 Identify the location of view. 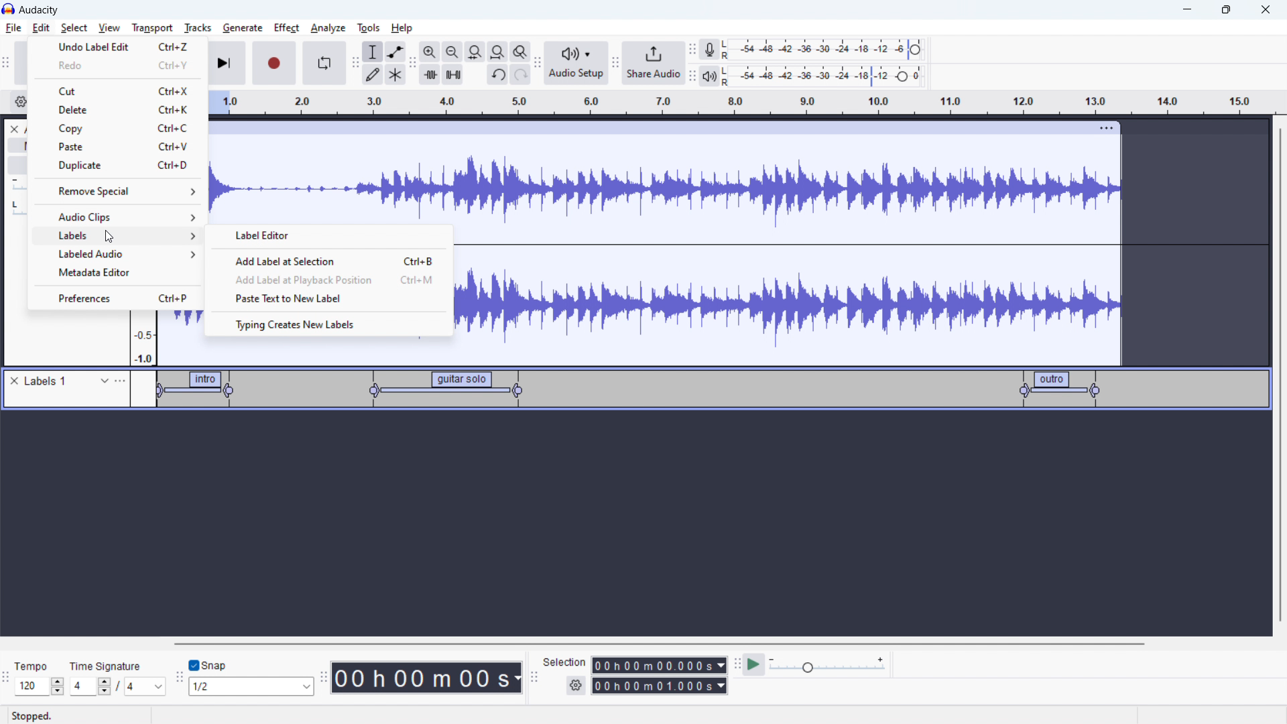
(109, 27).